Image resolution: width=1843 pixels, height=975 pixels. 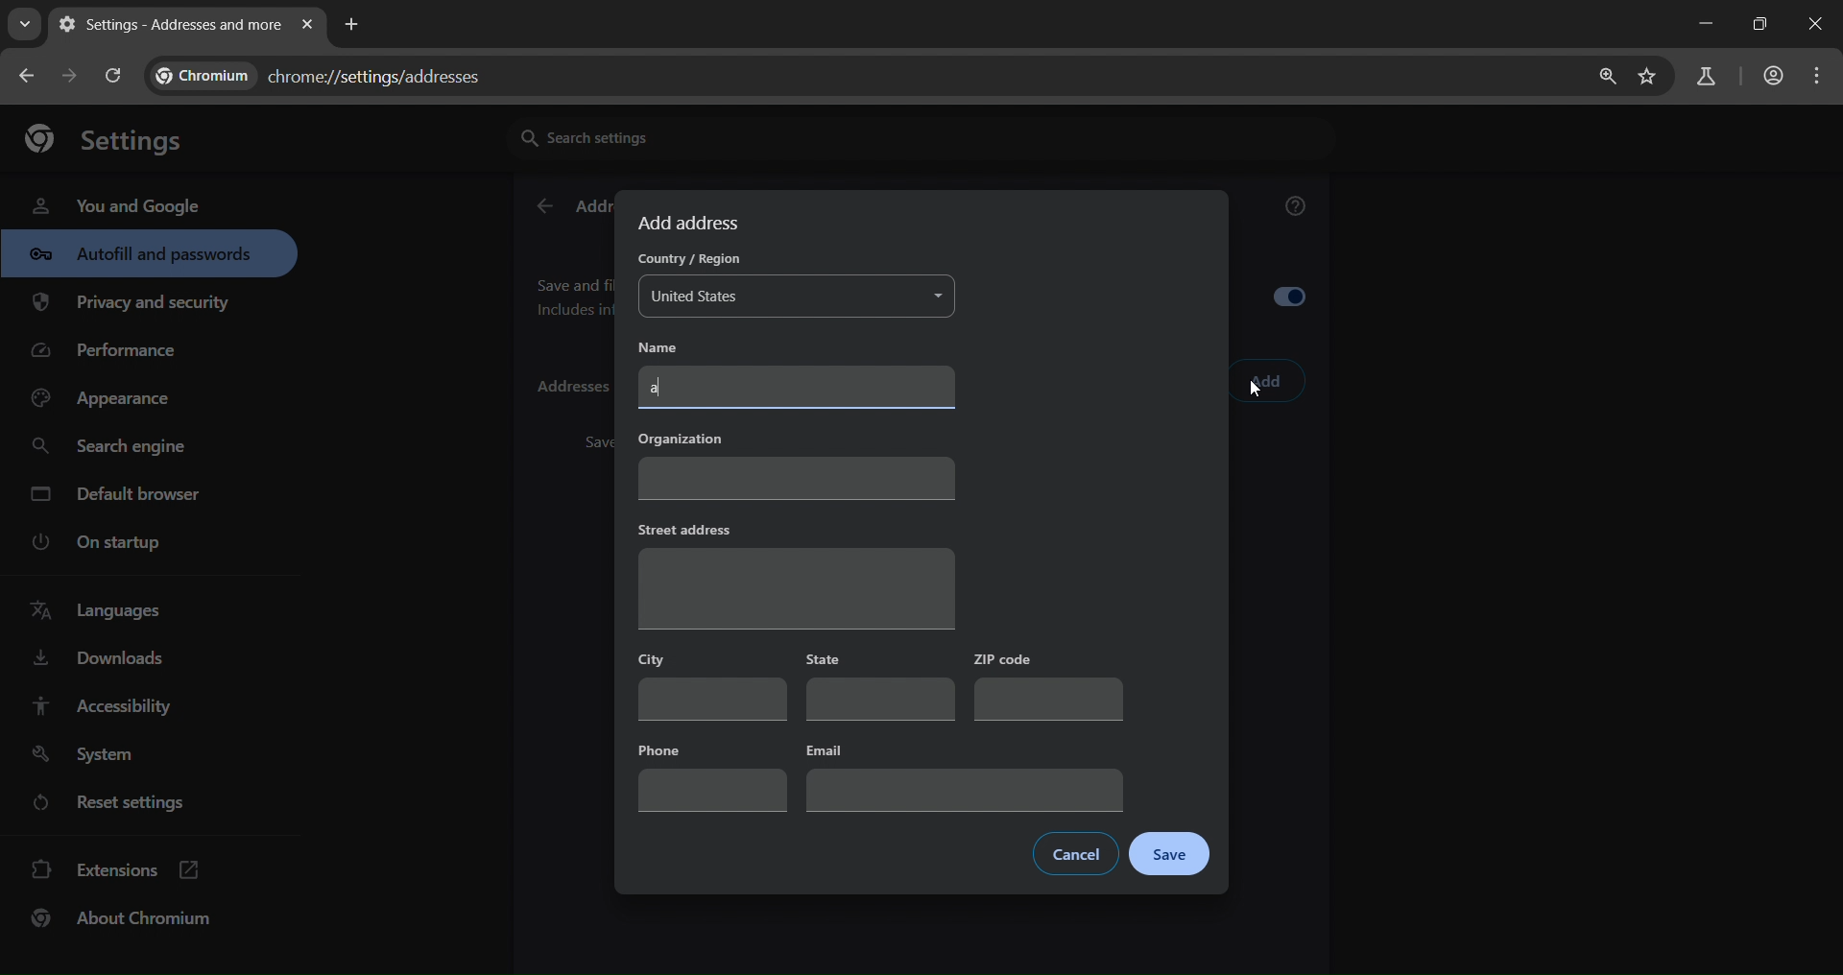 I want to click on search panel, so click(x=1704, y=78).